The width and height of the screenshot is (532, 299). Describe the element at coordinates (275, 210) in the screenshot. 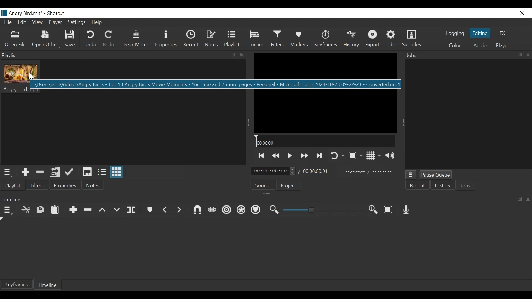

I see `Zoom timeline out` at that location.